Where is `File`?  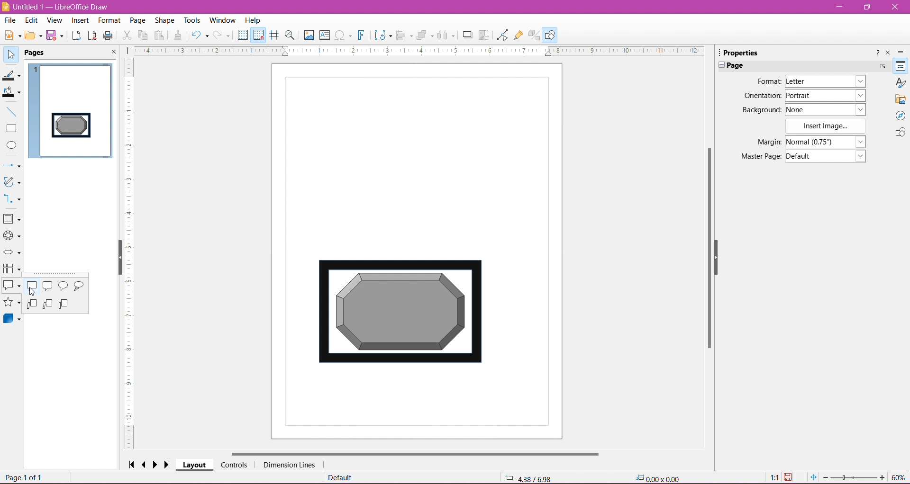
File is located at coordinates (9, 20).